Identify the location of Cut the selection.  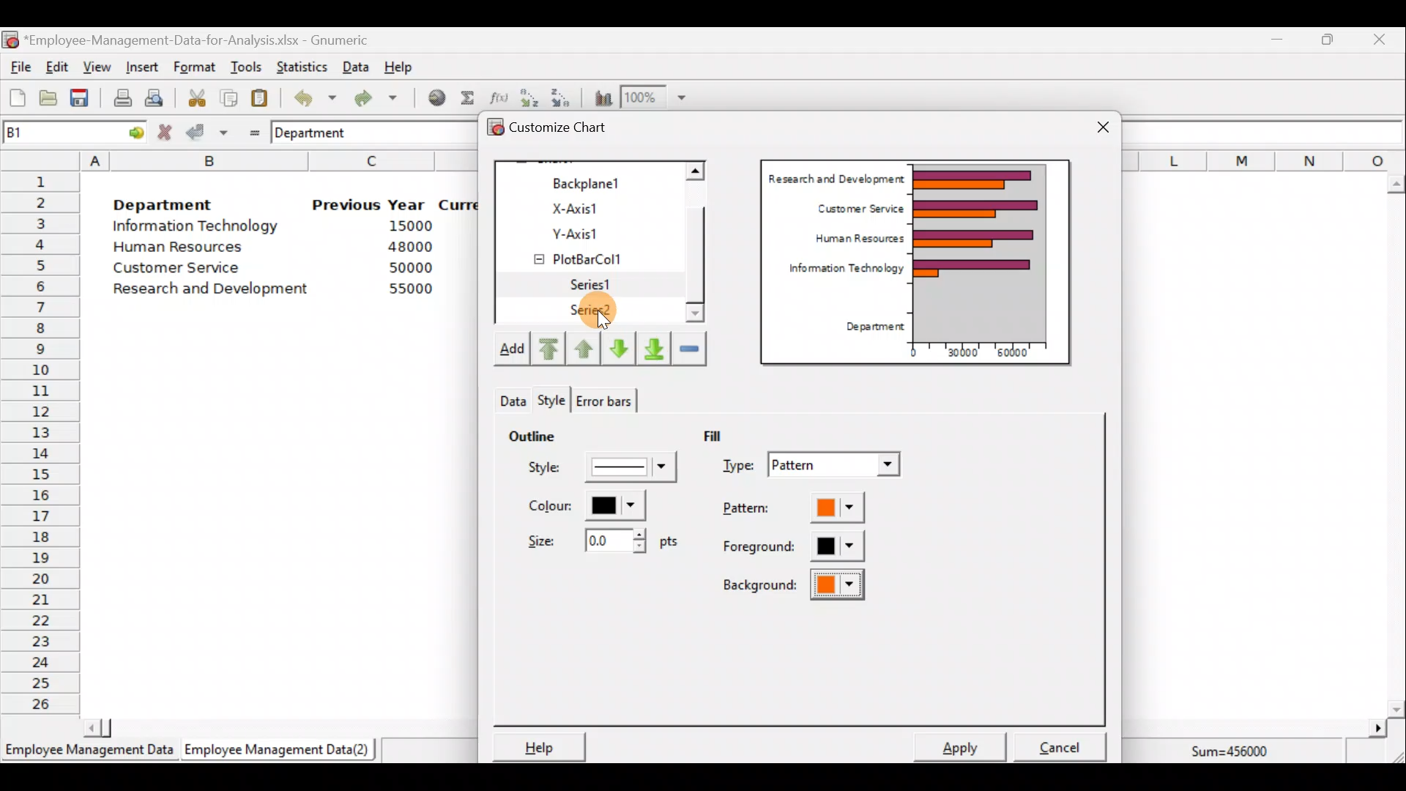
(193, 96).